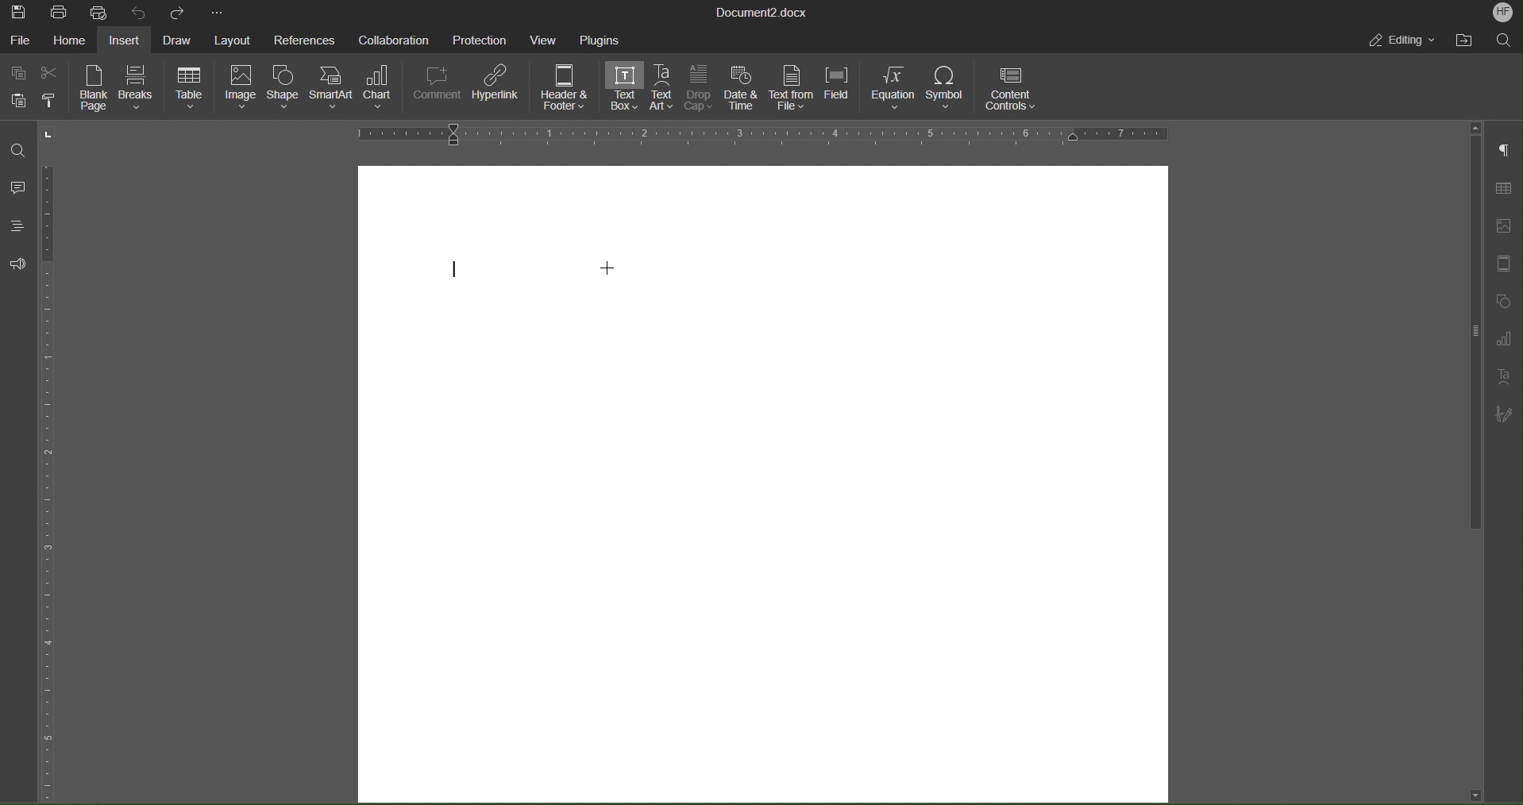 The height and width of the screenshot is (805, 1523). I want to click on Comments, so click(19, 187).